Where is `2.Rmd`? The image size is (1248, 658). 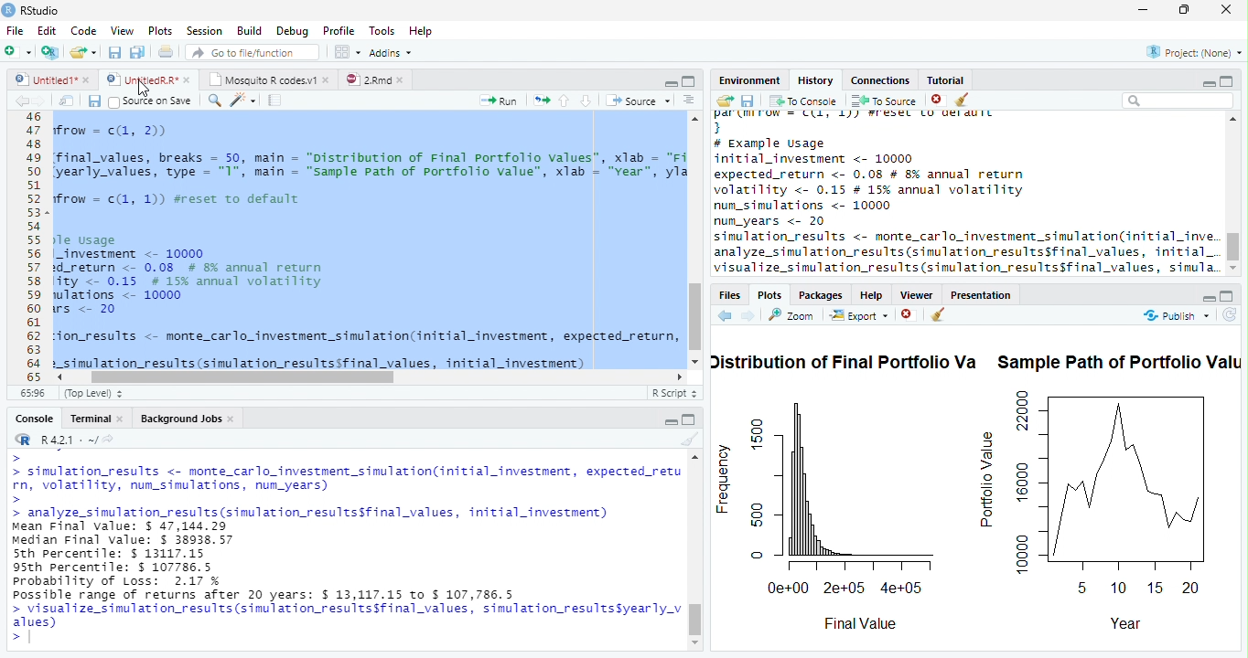 2.Rmd is located at coordinates (375, 80).